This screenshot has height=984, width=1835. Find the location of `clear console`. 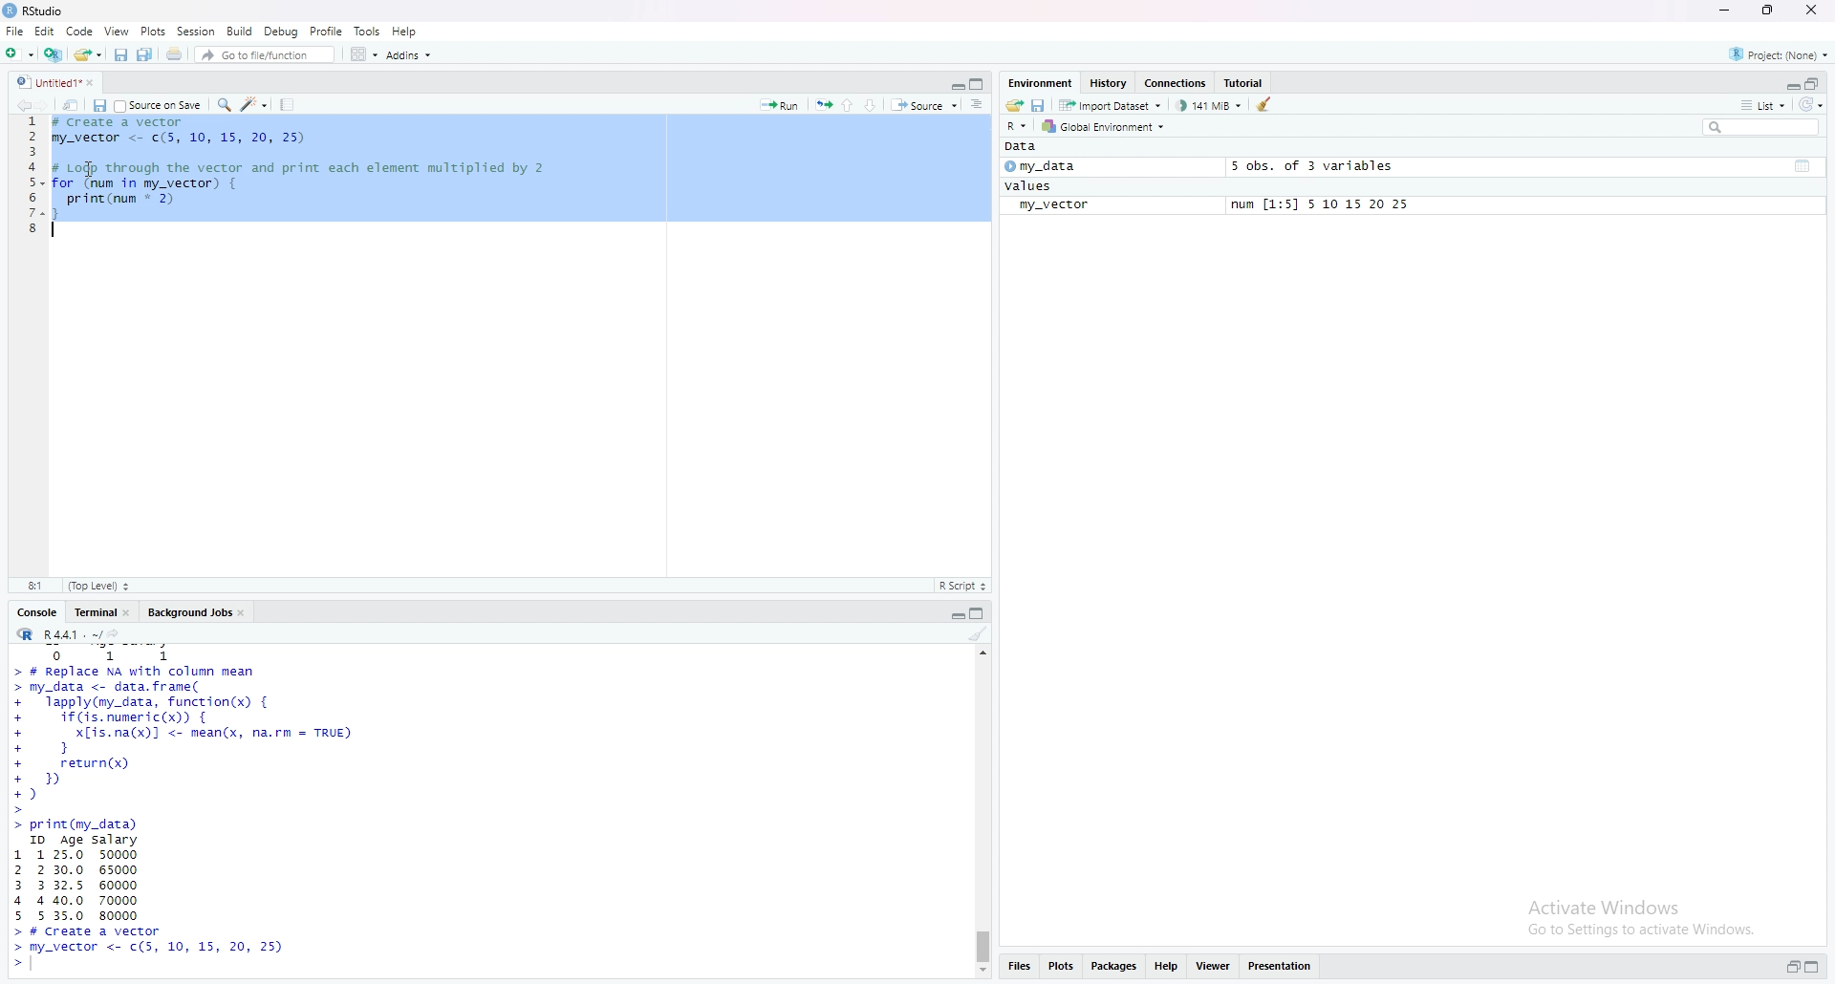

clear console is located at coordinates (978, 634).